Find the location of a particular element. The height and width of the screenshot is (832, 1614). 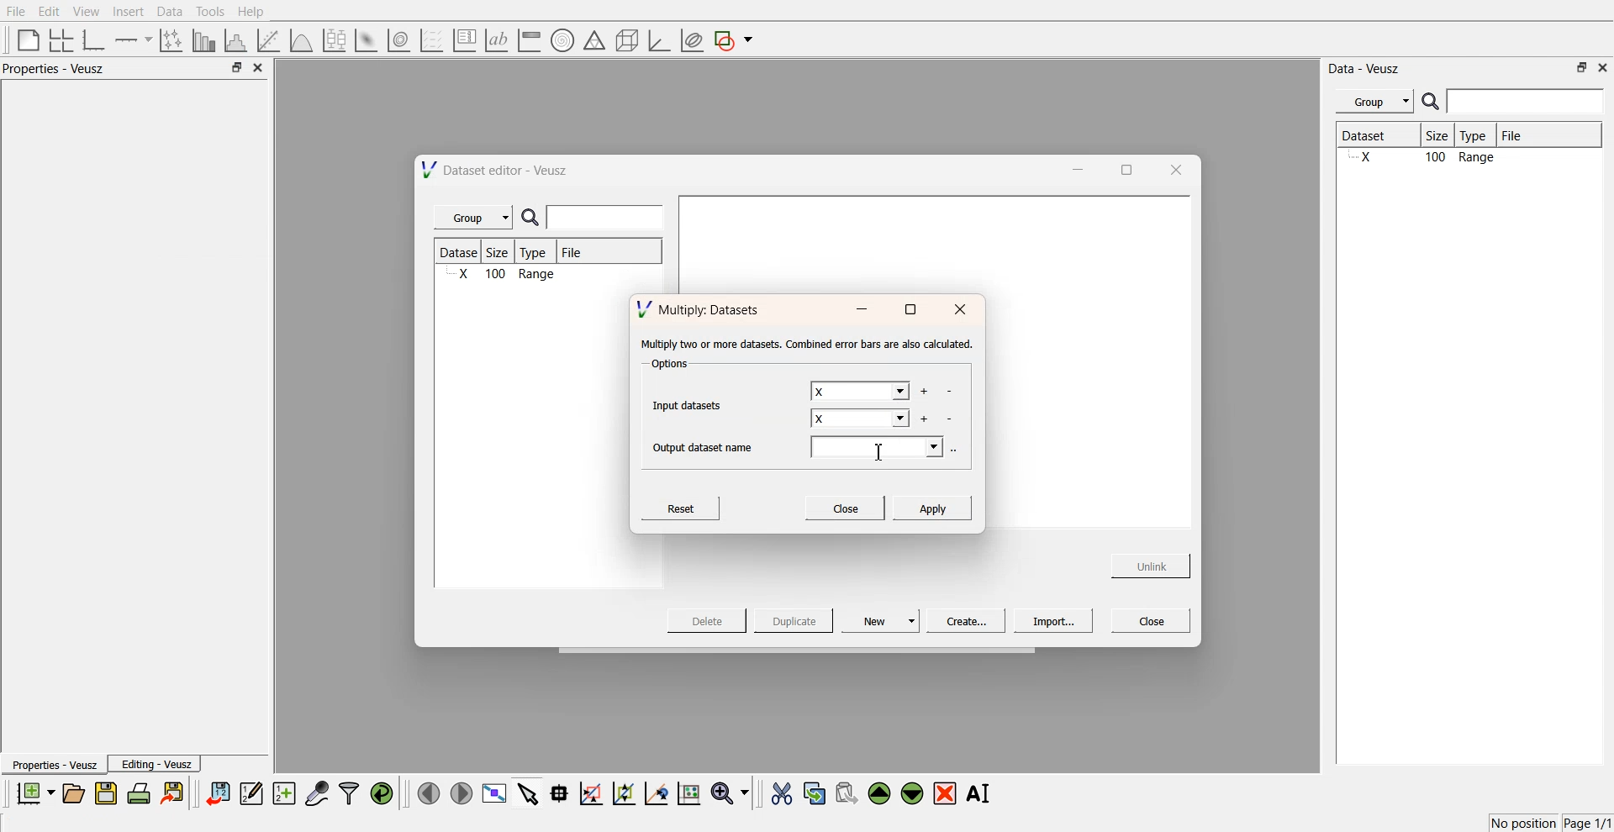

Type is located at coordinates (1478, 136).